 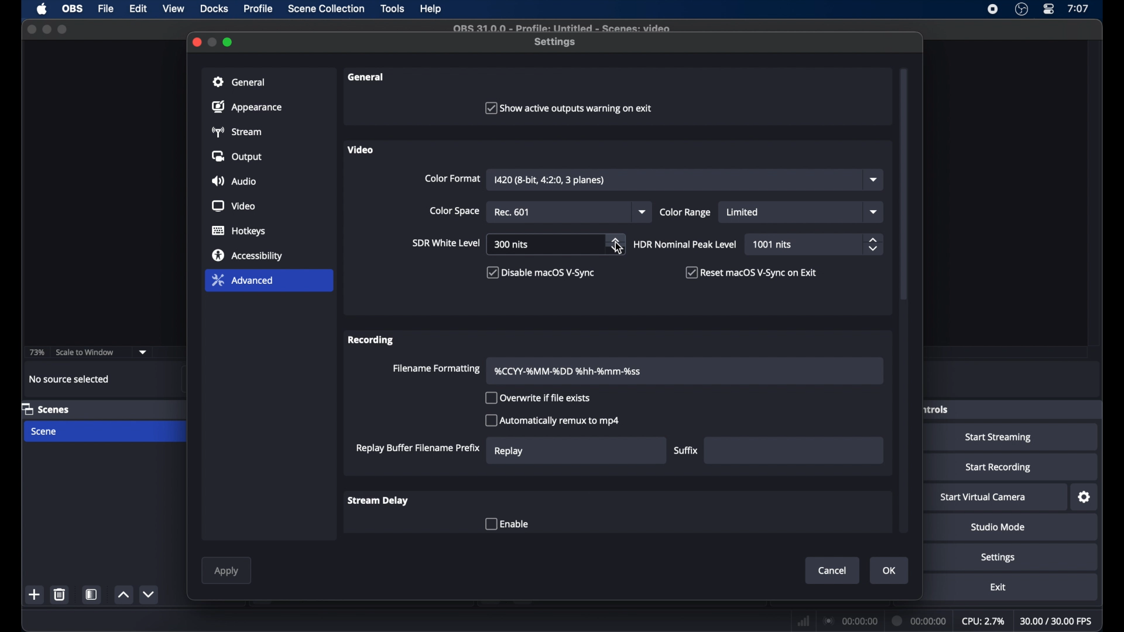 I want to click on exit, so click(x=998, y=586).